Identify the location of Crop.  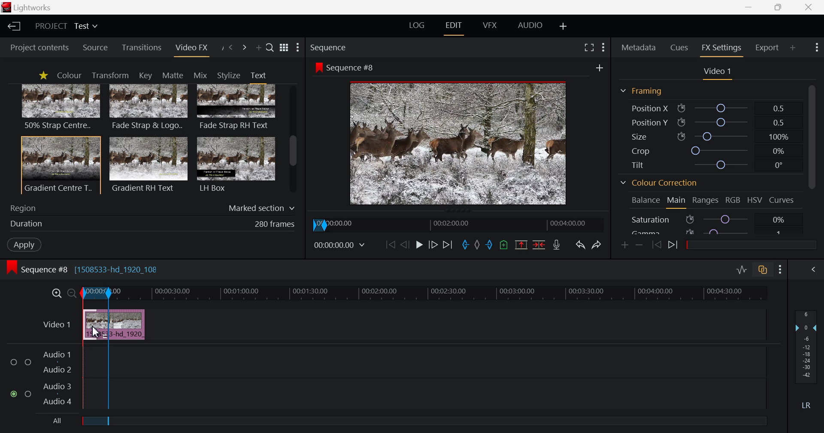
(709, 151).